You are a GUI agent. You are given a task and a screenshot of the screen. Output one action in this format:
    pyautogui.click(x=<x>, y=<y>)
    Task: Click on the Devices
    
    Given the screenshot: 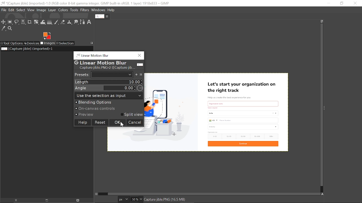 What is the action you would take?
    pyautogui.click(x=32, y=43)
    